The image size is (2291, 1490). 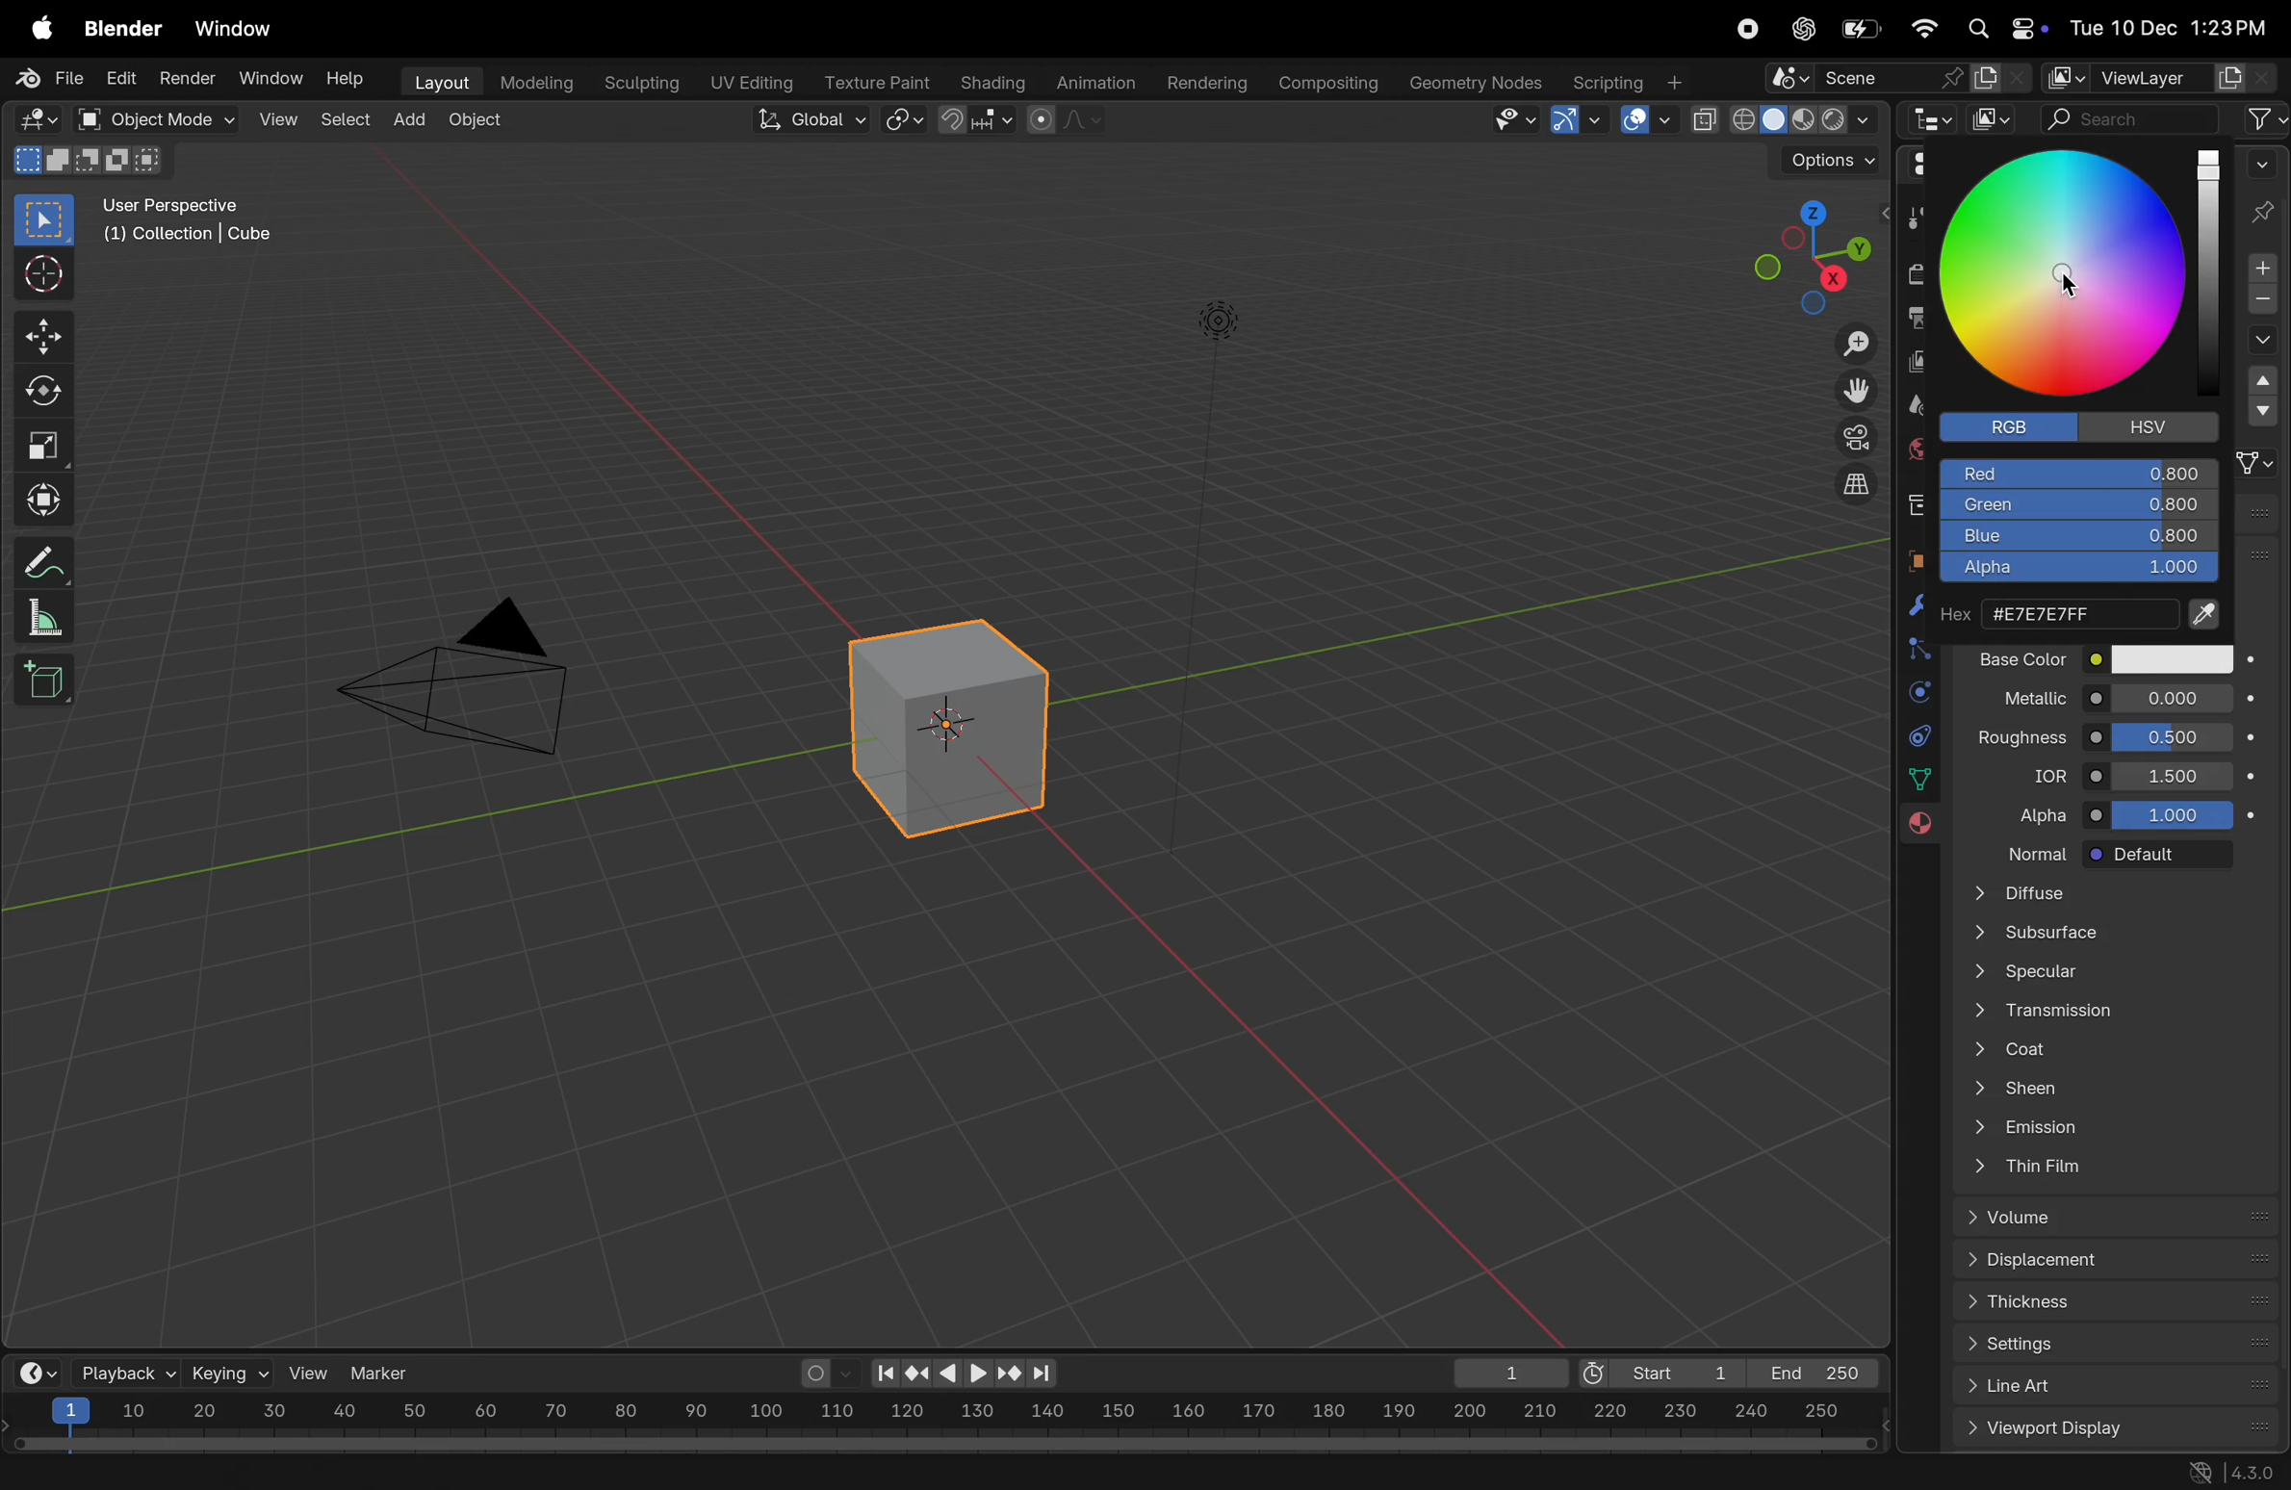 I want to click on cursor, so click(x=2077, y=283).